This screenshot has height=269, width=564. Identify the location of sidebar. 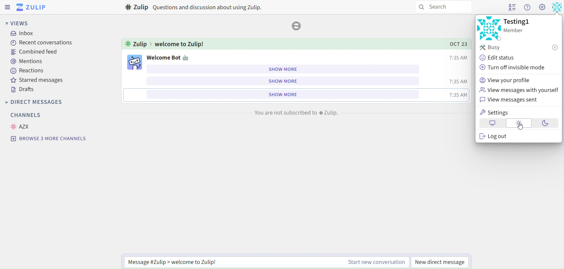
(7, 8).